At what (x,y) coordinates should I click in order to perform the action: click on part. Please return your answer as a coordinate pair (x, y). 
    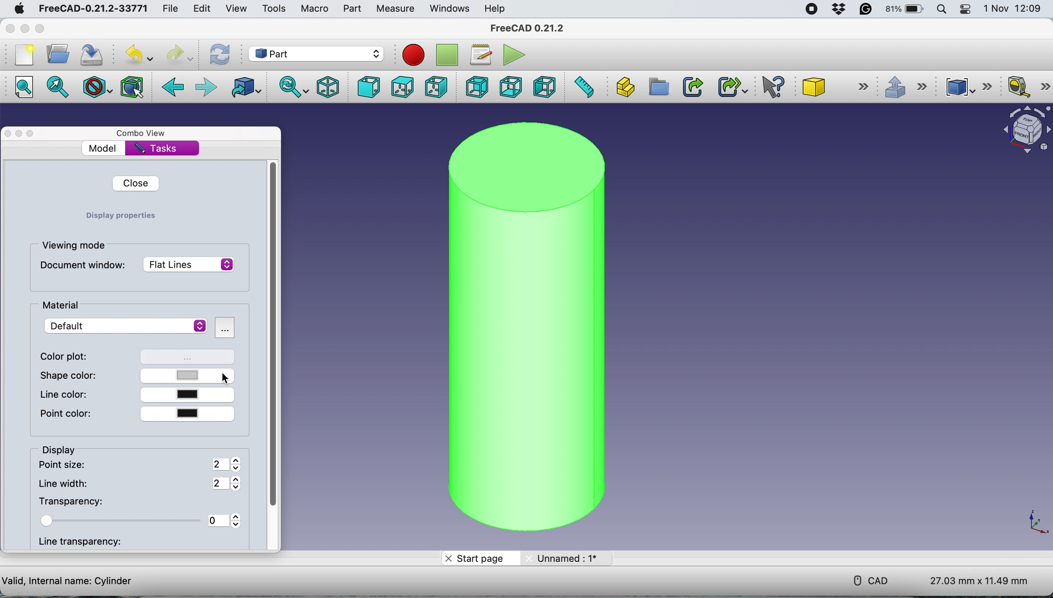
    Looking at the image, I should click on (353, 10).